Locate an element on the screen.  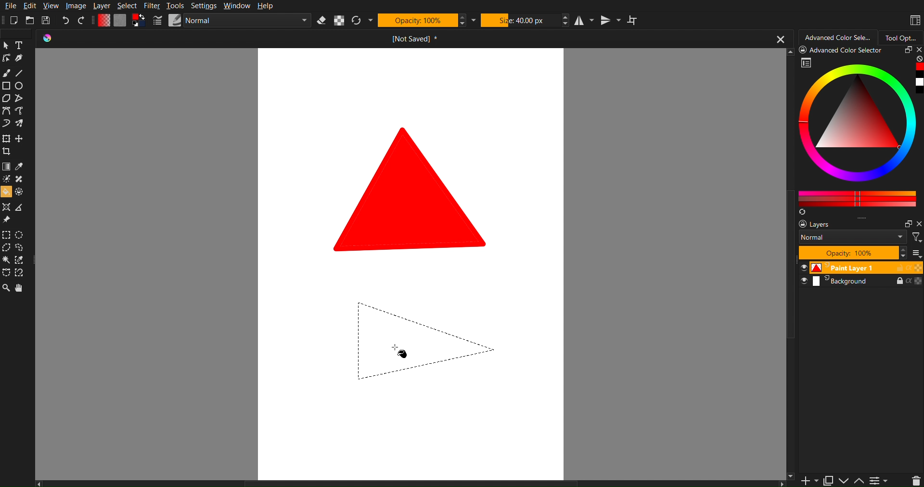
Pan is located at coordinates (24, 289).